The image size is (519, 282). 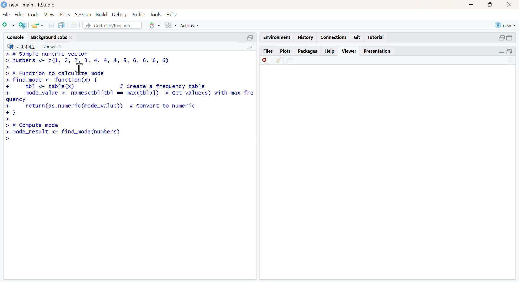 I want to click on sync, so click(x=511, y=61).